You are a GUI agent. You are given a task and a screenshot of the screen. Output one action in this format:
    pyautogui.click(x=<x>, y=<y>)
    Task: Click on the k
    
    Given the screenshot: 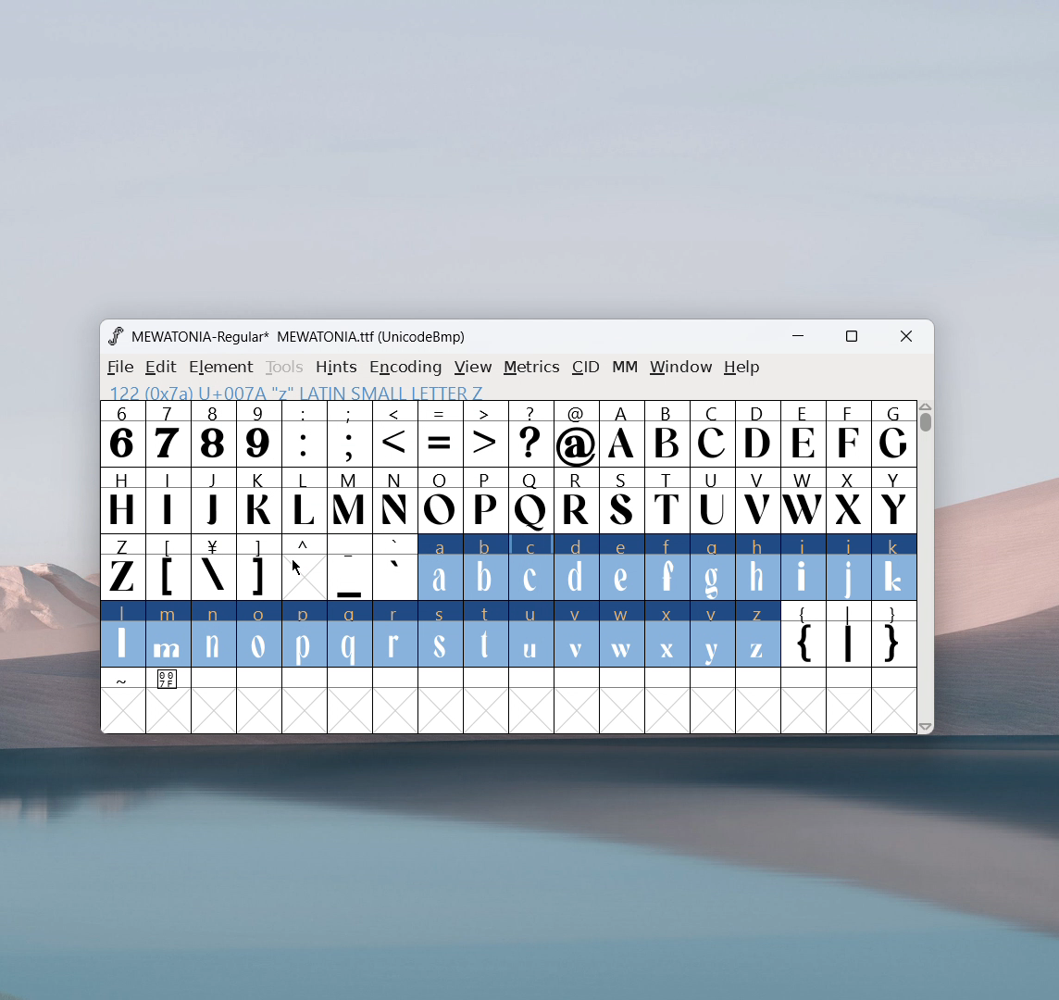 What is the action you would take?
    pyautogui.click(x=895, y=568)
    